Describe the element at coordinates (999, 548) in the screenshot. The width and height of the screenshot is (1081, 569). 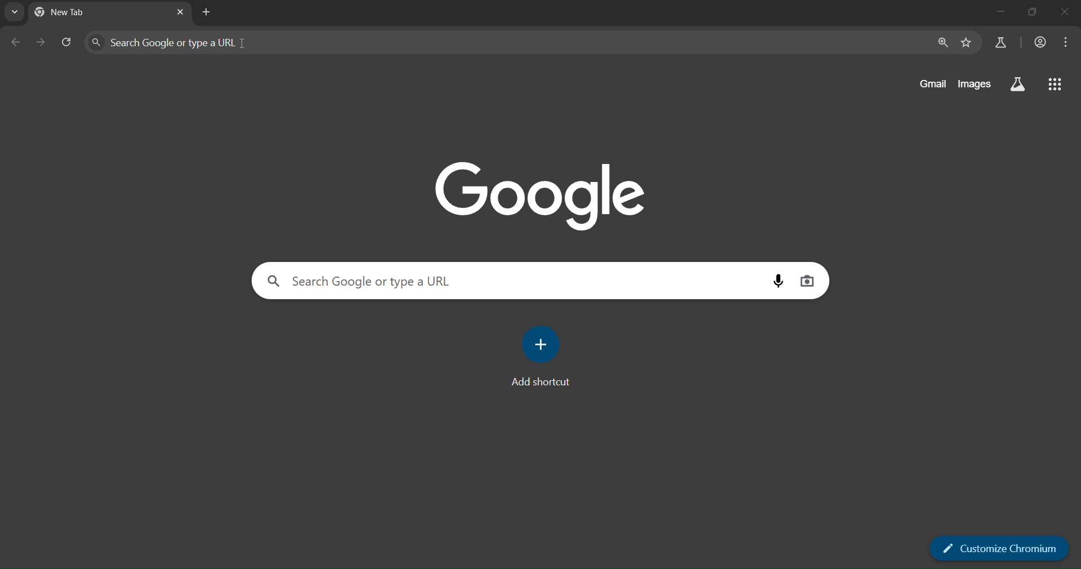
I see `customize chromium` at that location.